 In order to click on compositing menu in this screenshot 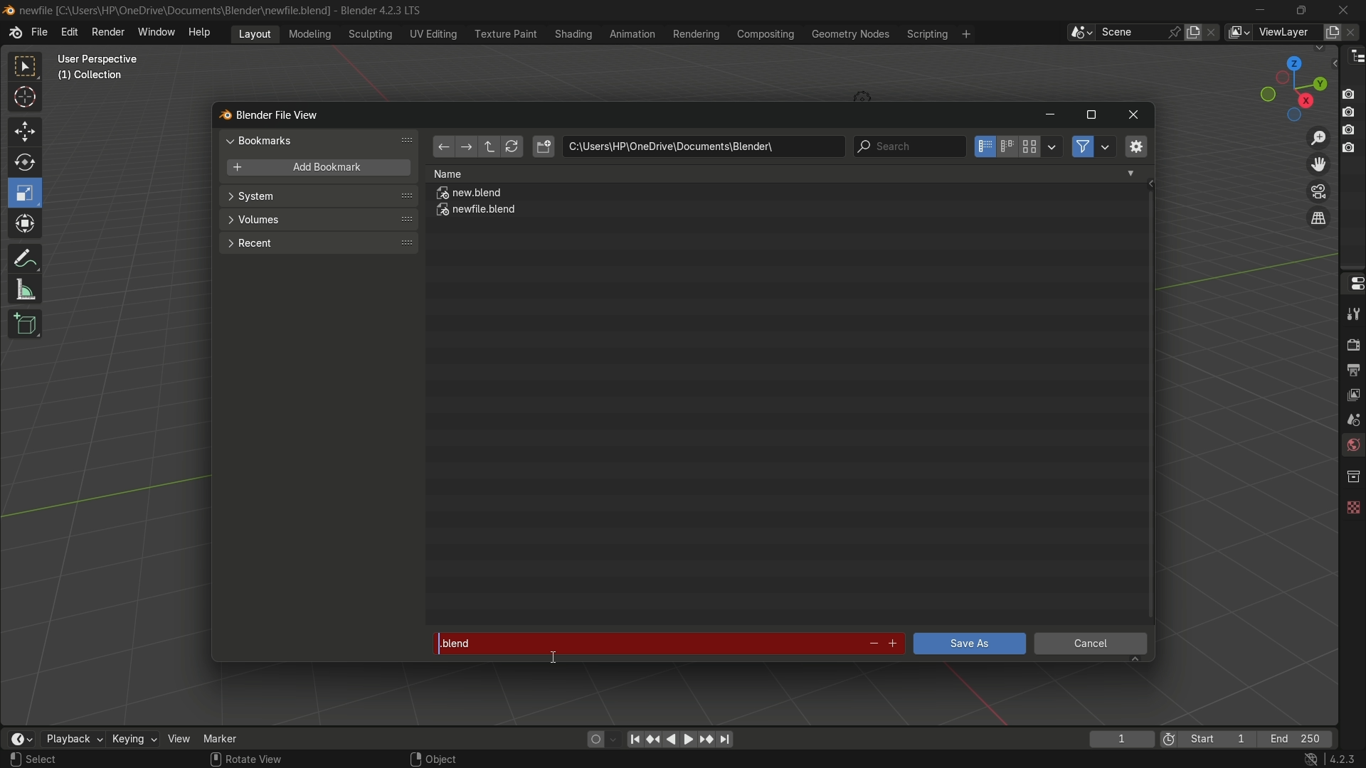, I will do `click(767, 33)`.